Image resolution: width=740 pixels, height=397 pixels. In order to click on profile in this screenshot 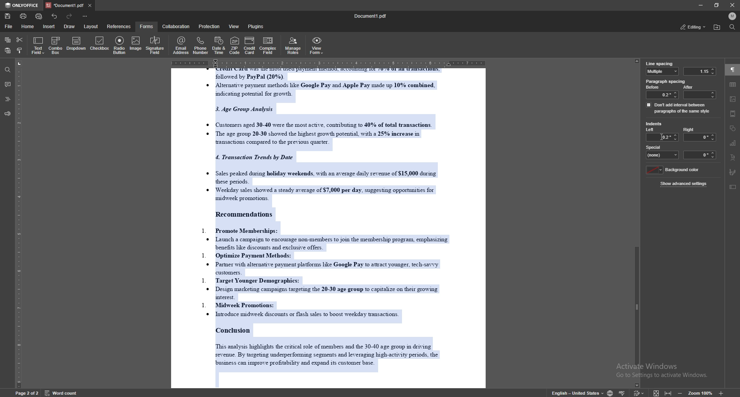, I will do `click(732, 16)`.